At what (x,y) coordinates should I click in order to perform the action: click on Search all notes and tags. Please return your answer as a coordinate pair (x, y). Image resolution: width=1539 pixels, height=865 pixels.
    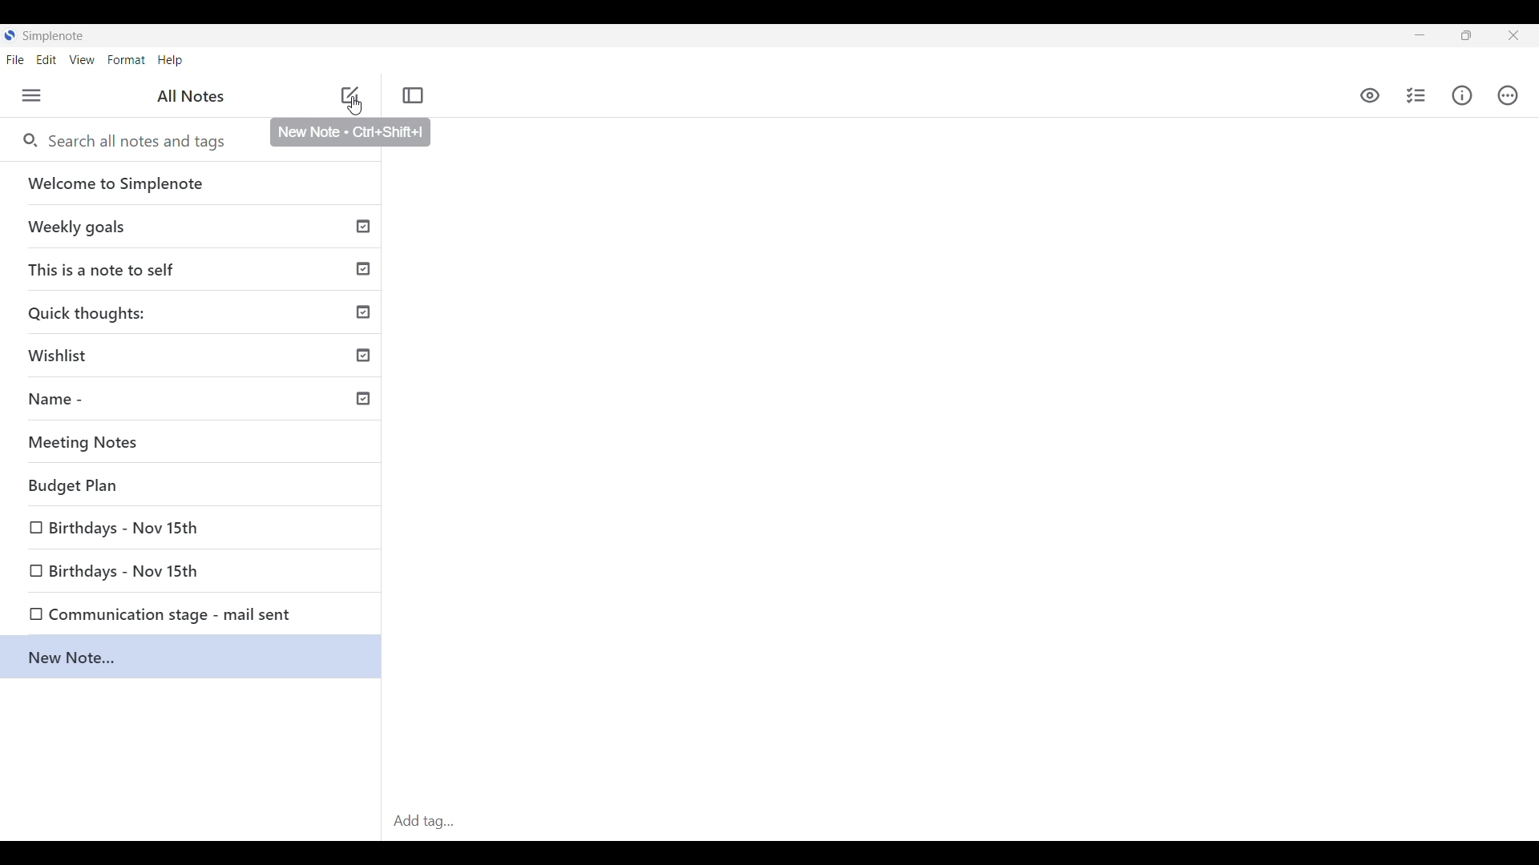
    Looking at the image, I should click on (138, 141).